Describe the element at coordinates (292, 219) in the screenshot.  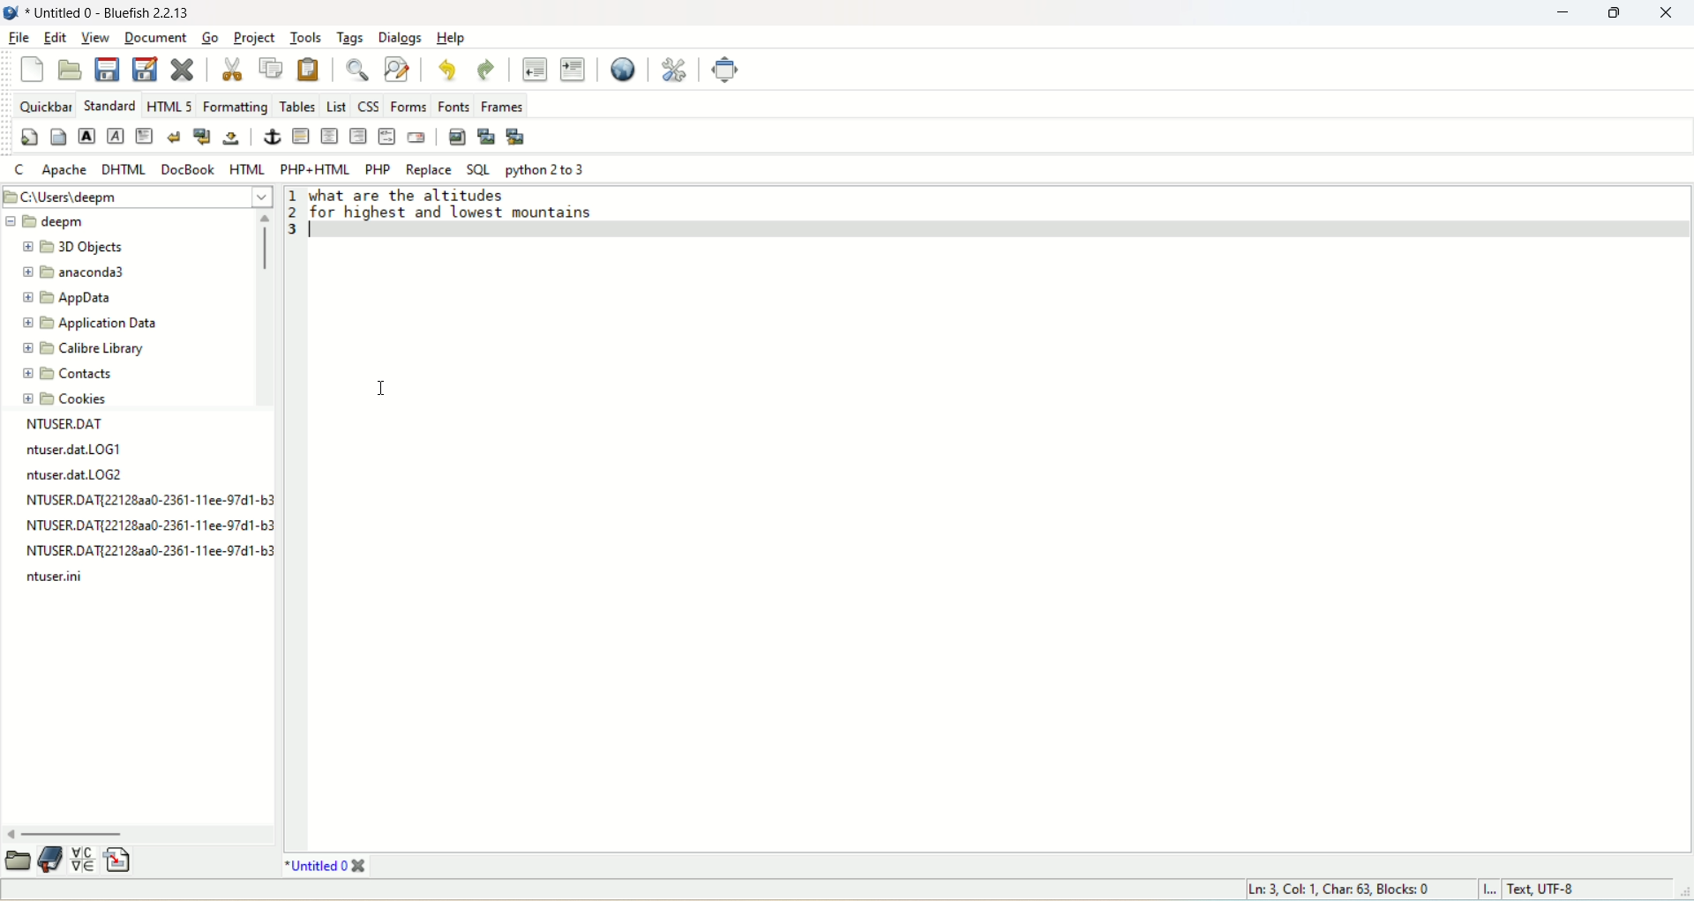
I see `1 2 3` at that location.